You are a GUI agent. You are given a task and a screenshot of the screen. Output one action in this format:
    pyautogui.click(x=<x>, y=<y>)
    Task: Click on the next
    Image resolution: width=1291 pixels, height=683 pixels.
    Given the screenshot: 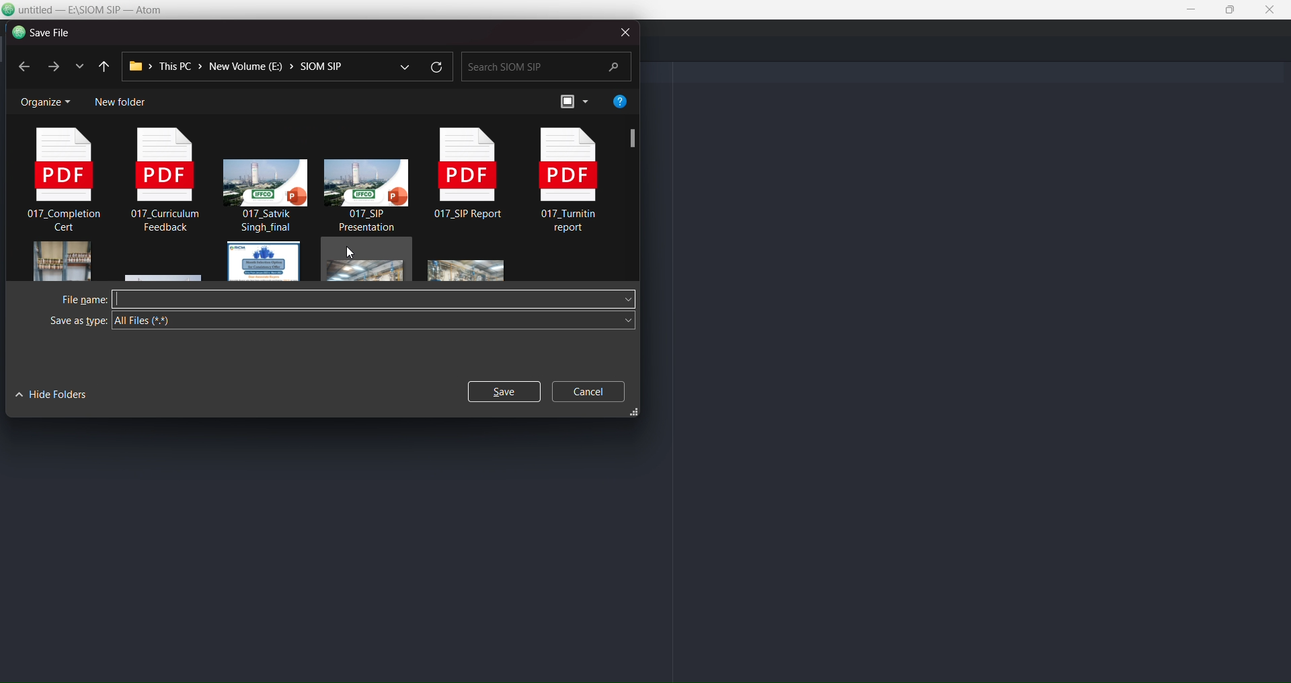 What is the action you would take?
    pyautogui.click(x=52, y=66)
    